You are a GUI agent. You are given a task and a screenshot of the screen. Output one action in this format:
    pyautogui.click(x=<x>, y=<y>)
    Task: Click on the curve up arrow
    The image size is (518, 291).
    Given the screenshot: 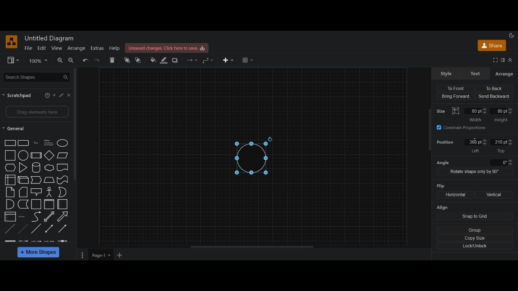 What is the action you would take?
    pyautogui.click(x=63, y=217)
    